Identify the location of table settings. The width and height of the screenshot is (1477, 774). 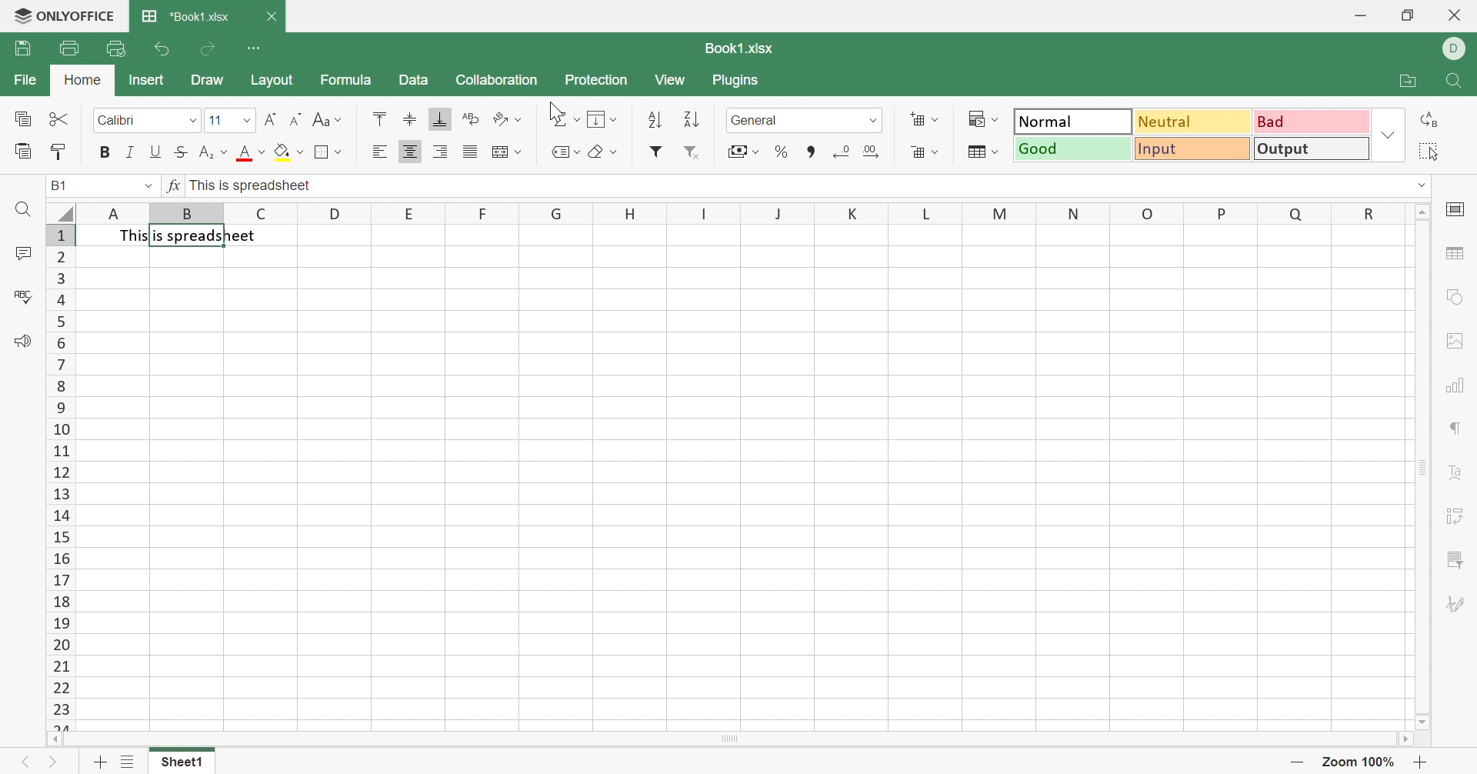
(1459, 255).